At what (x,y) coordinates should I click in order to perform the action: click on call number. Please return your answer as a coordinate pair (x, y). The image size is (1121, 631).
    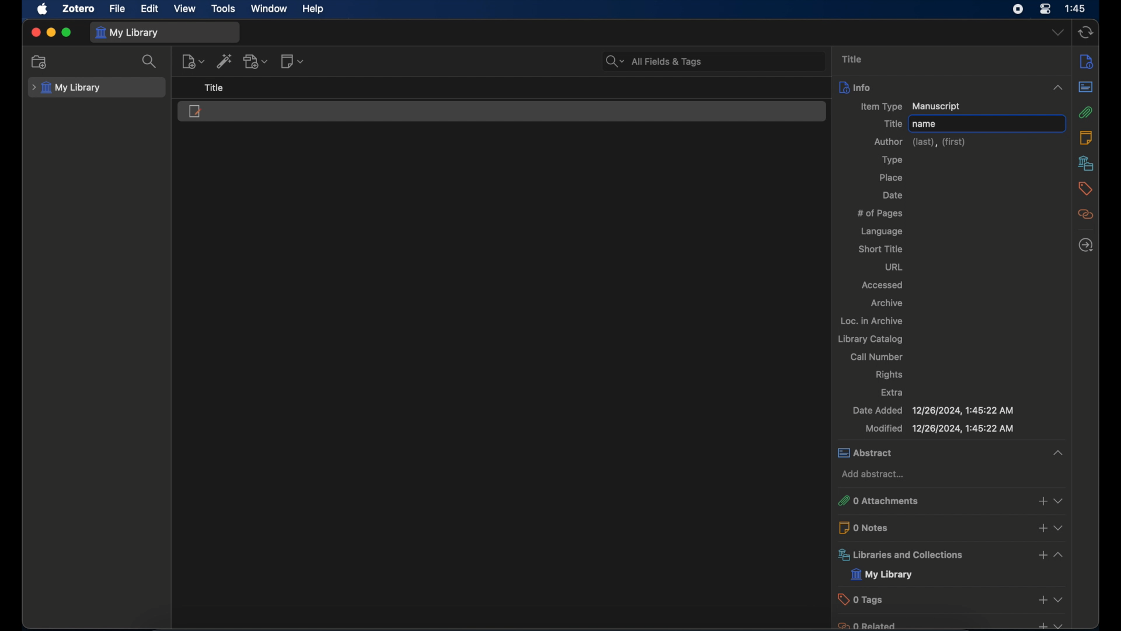
    Looking at the image, I should click on (877, 356).